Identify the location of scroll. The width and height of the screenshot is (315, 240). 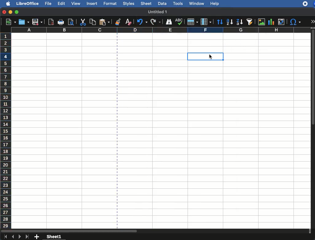
(313, 130).